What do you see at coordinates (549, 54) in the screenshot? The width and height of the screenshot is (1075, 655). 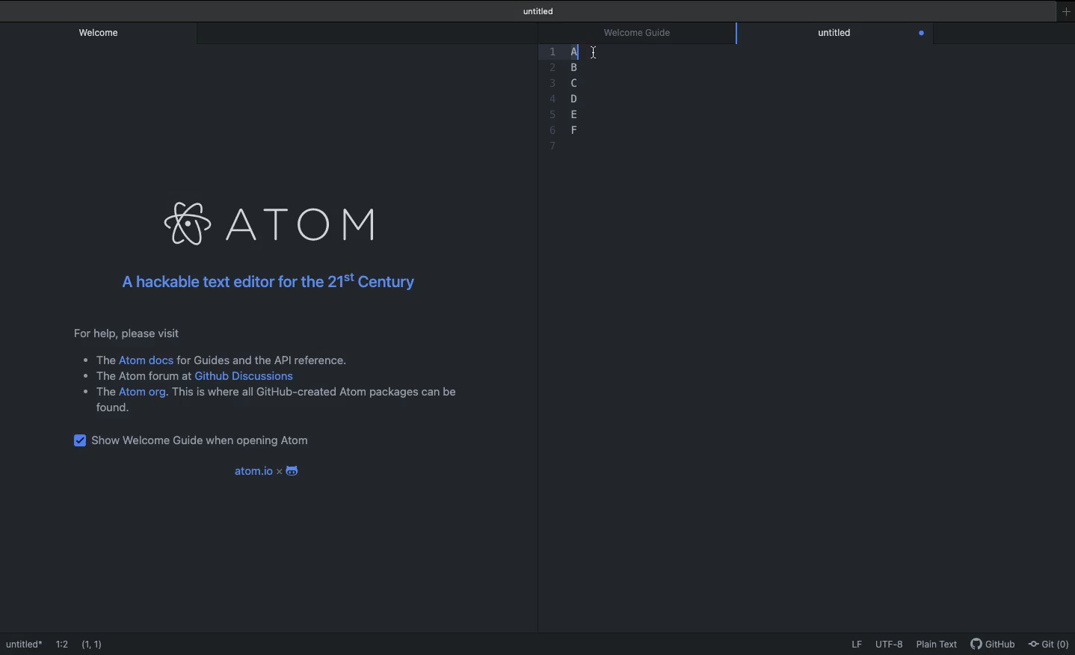 I see `1` at bounding box center [549, 54].